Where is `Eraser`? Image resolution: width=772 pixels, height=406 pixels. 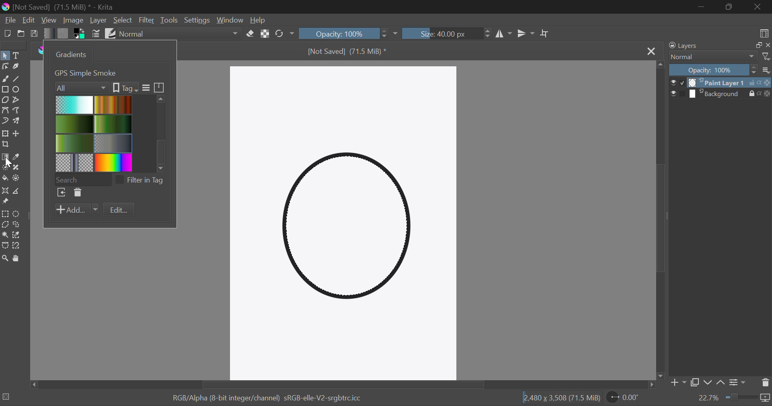
Eraser is located at coordinates (250, 34).